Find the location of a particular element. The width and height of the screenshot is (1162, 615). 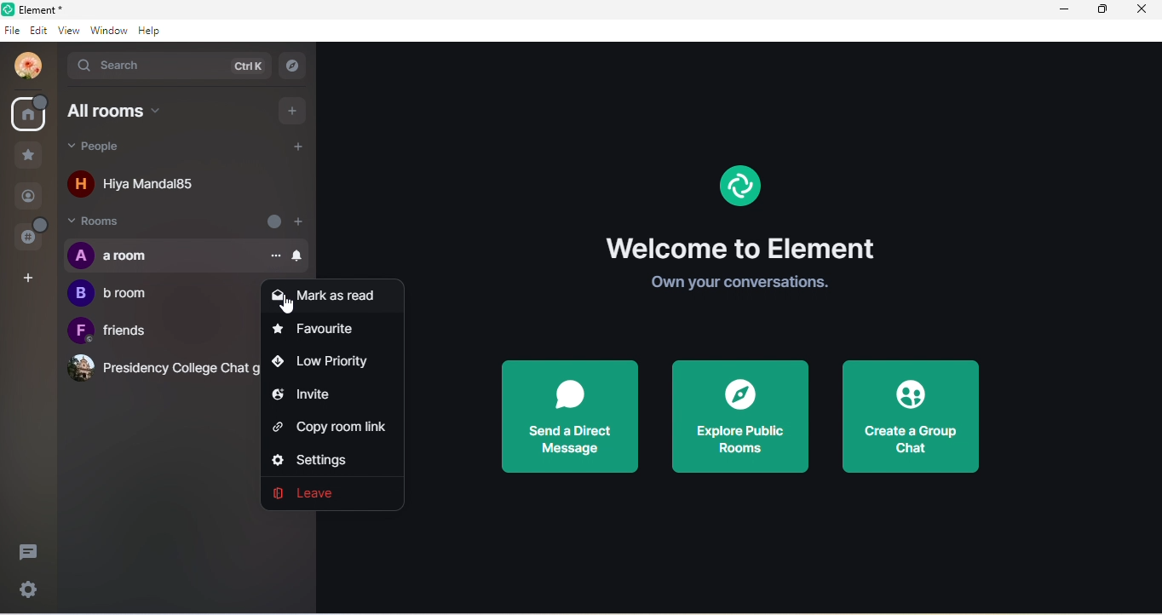

settings is located at coordinates (320, 457).